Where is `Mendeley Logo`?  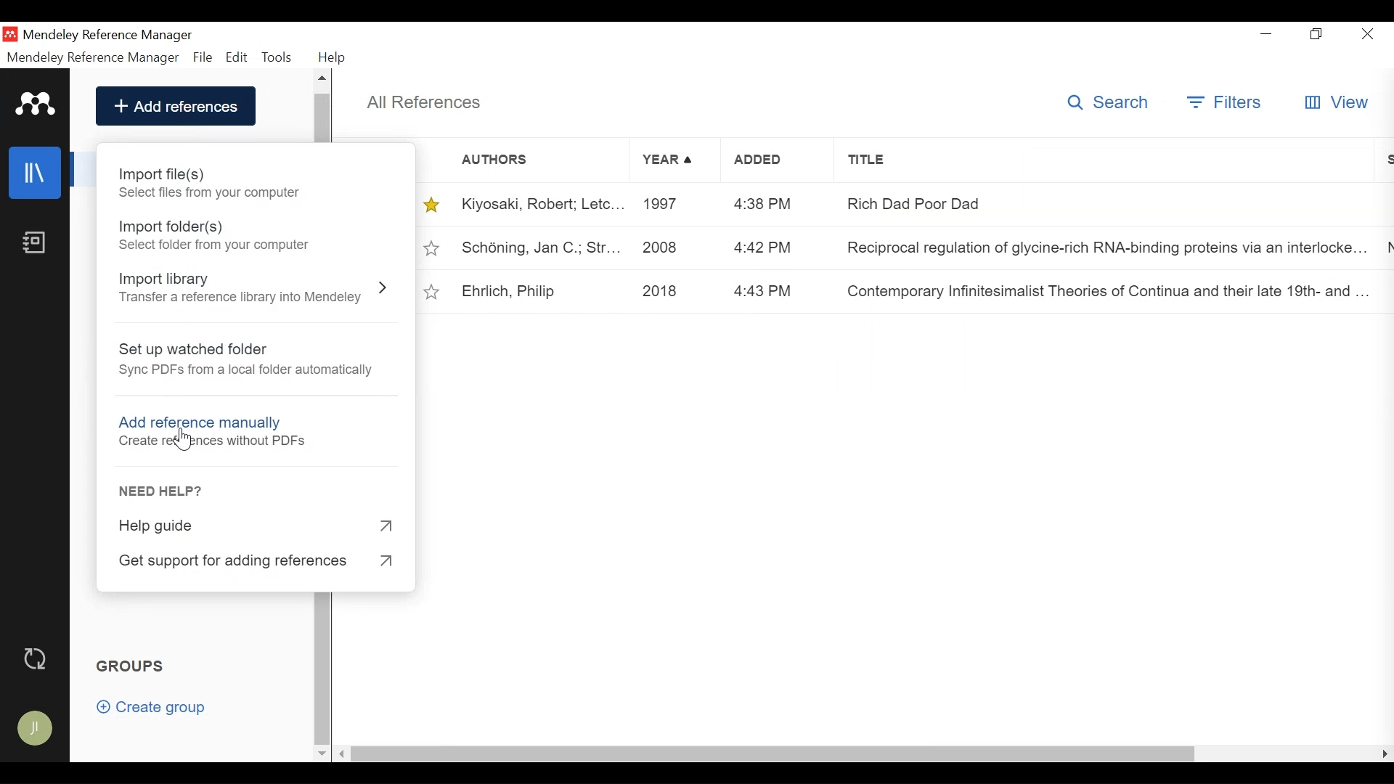
Mendeley Logo is located at coordinates (36, 104).